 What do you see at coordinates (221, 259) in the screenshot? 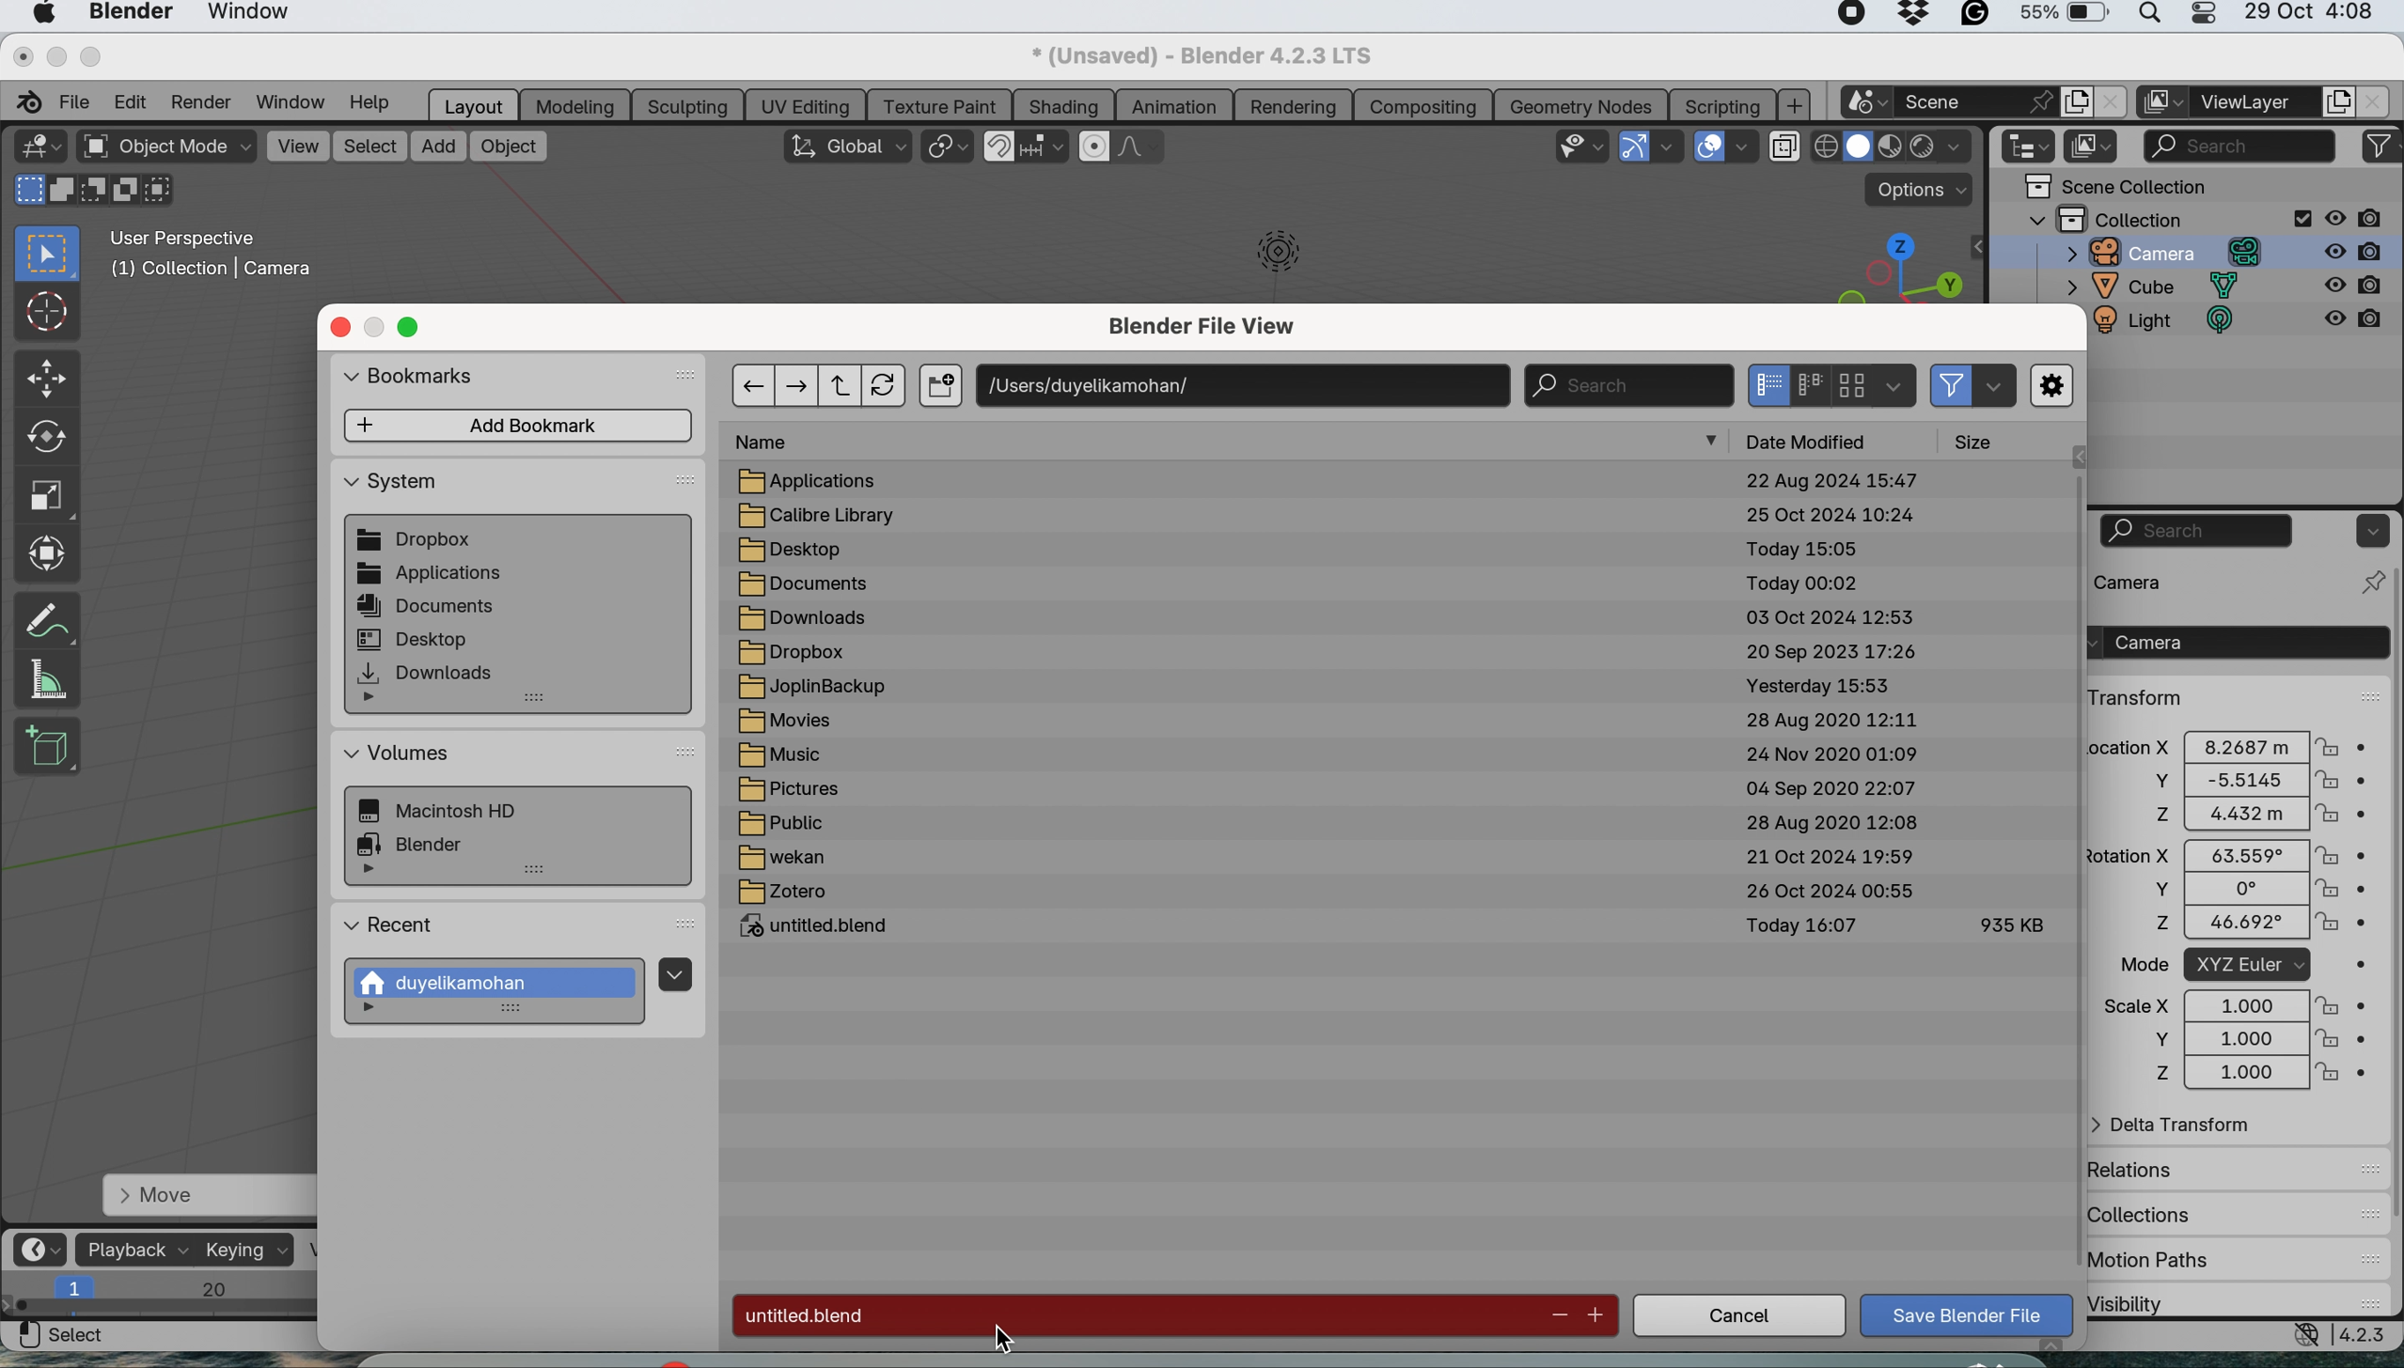
I see `User Perspective
(1) Collection | Camera` at bounding box center [221, 259].